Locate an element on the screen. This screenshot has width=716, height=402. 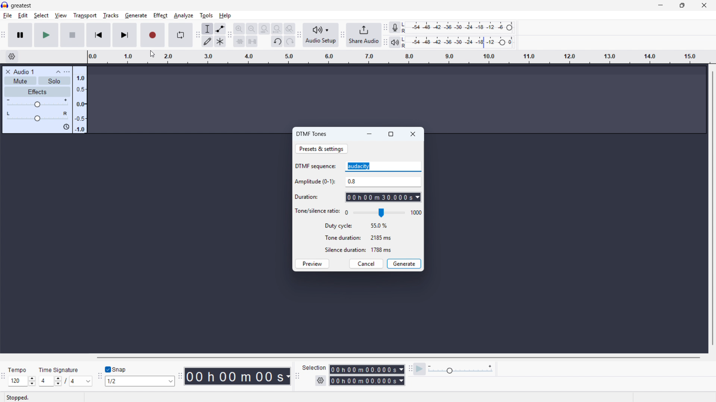
edit toolbar is located at coordinates (230, 35).